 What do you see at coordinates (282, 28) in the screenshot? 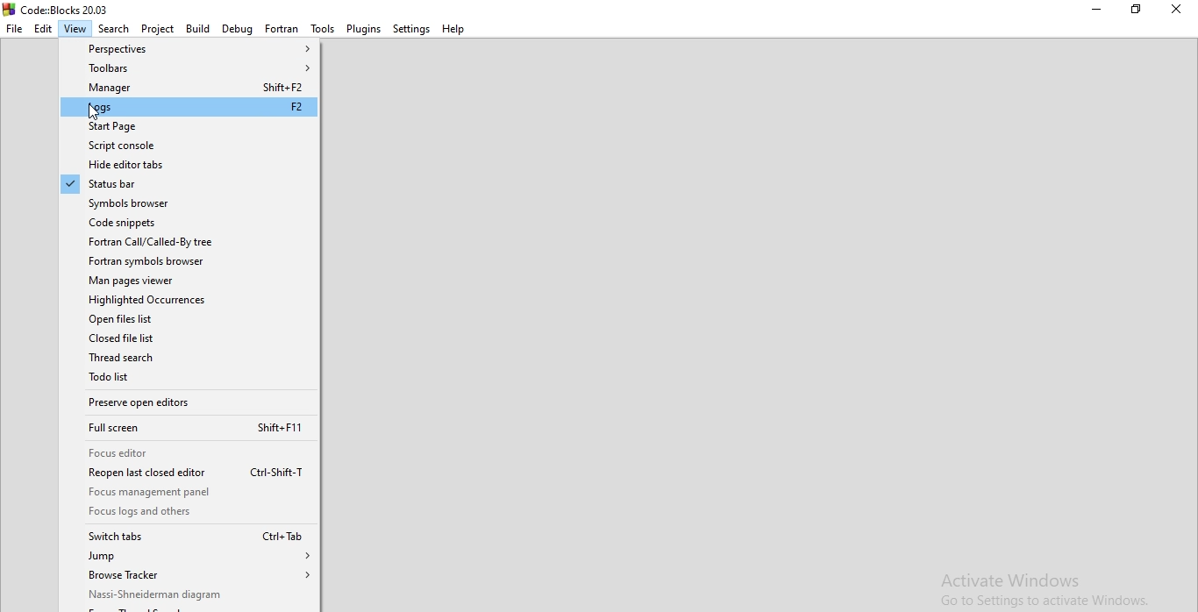
I see `Fortran` at bounding box center [282, 28].